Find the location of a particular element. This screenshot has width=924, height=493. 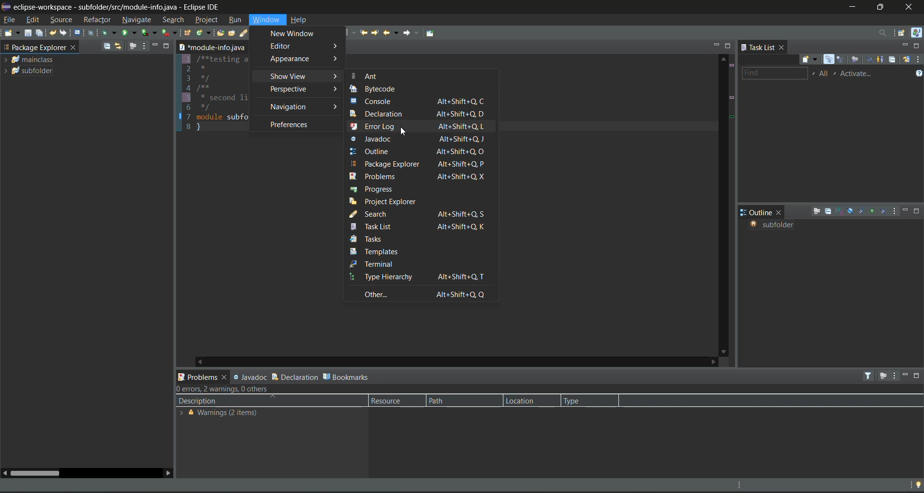

appearance is located at coordinates (304, 59).